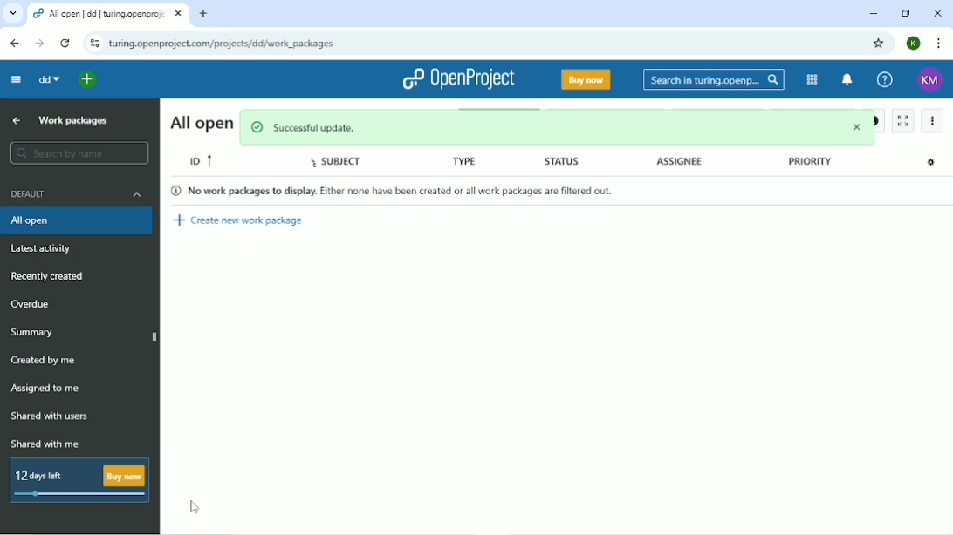 The width and height of the screenshot is (953, 535). I want to click on Default, so click(78, 194).